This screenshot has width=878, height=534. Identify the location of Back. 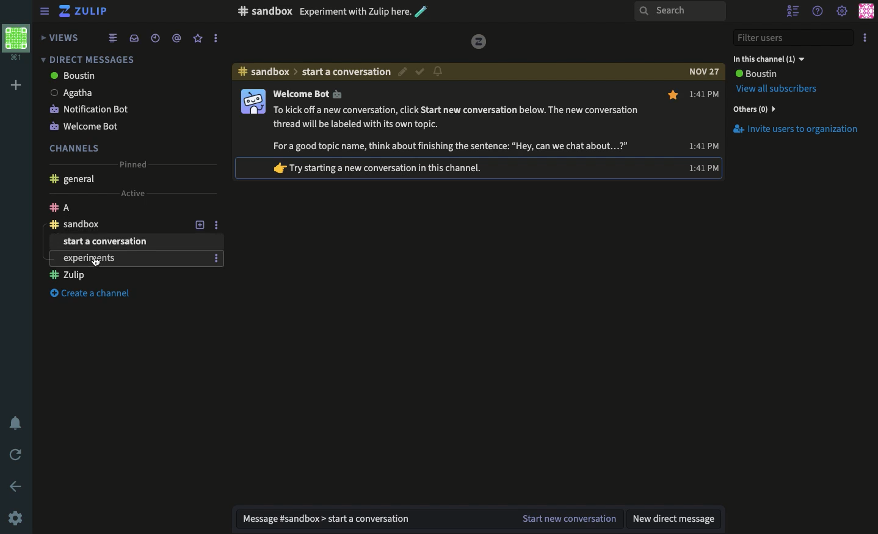
(17, 486).